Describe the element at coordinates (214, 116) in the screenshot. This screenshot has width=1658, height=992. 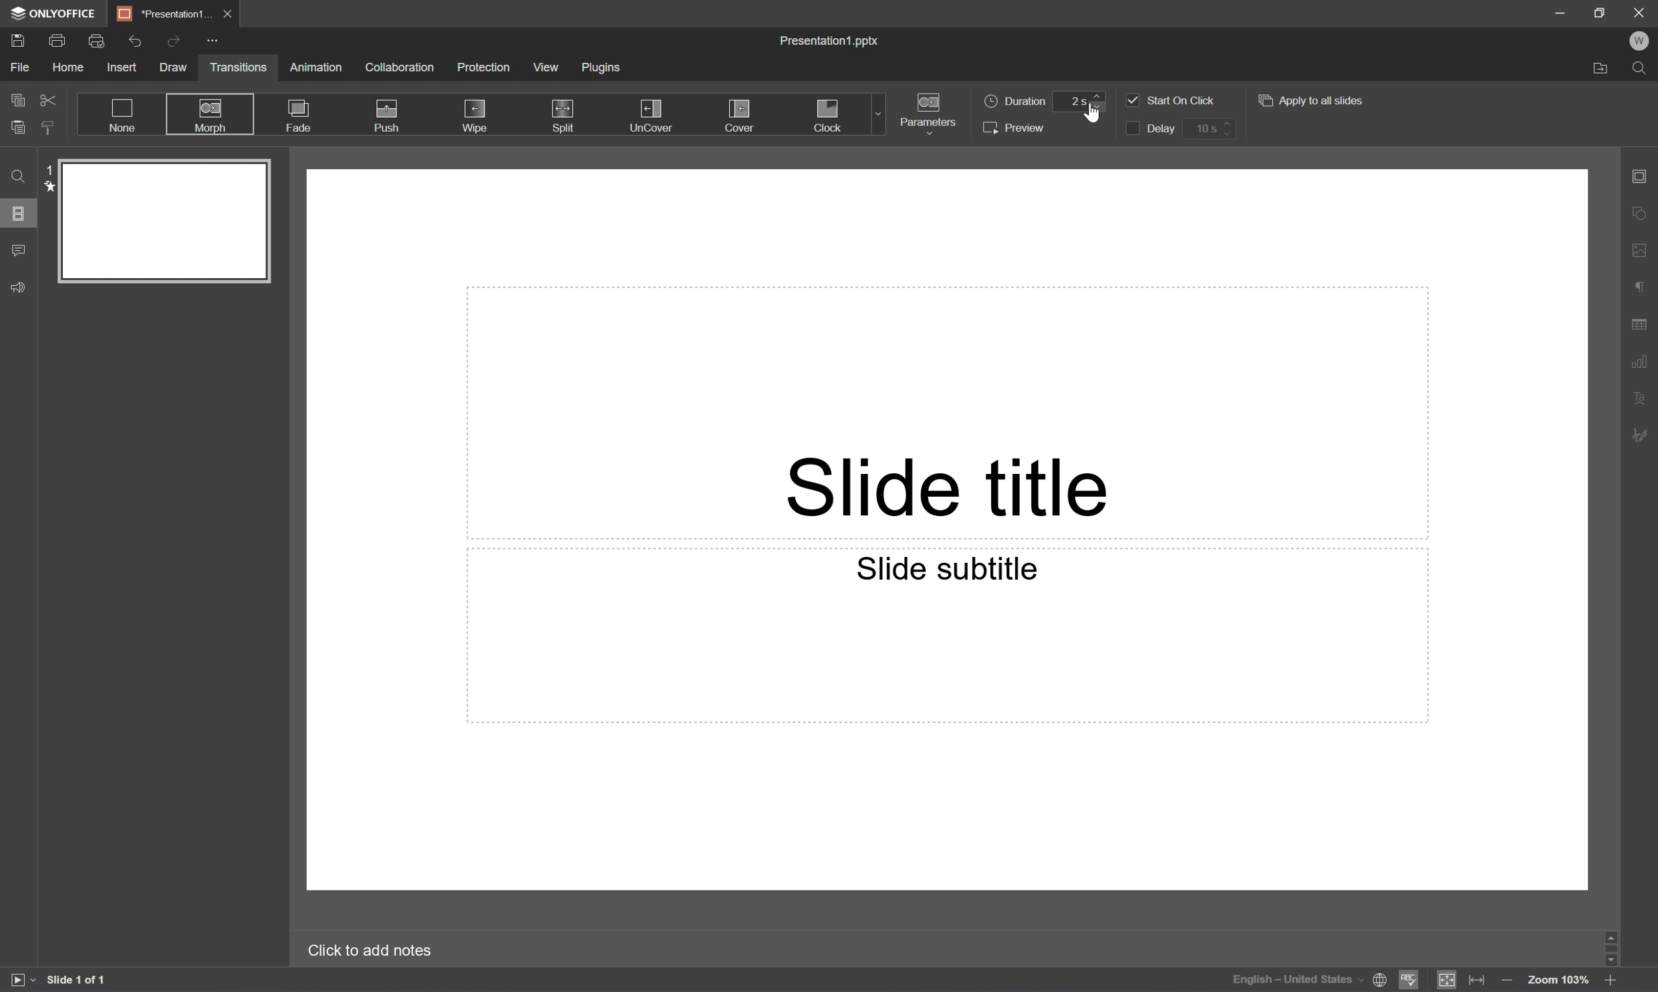
I see `Morph` at that location.